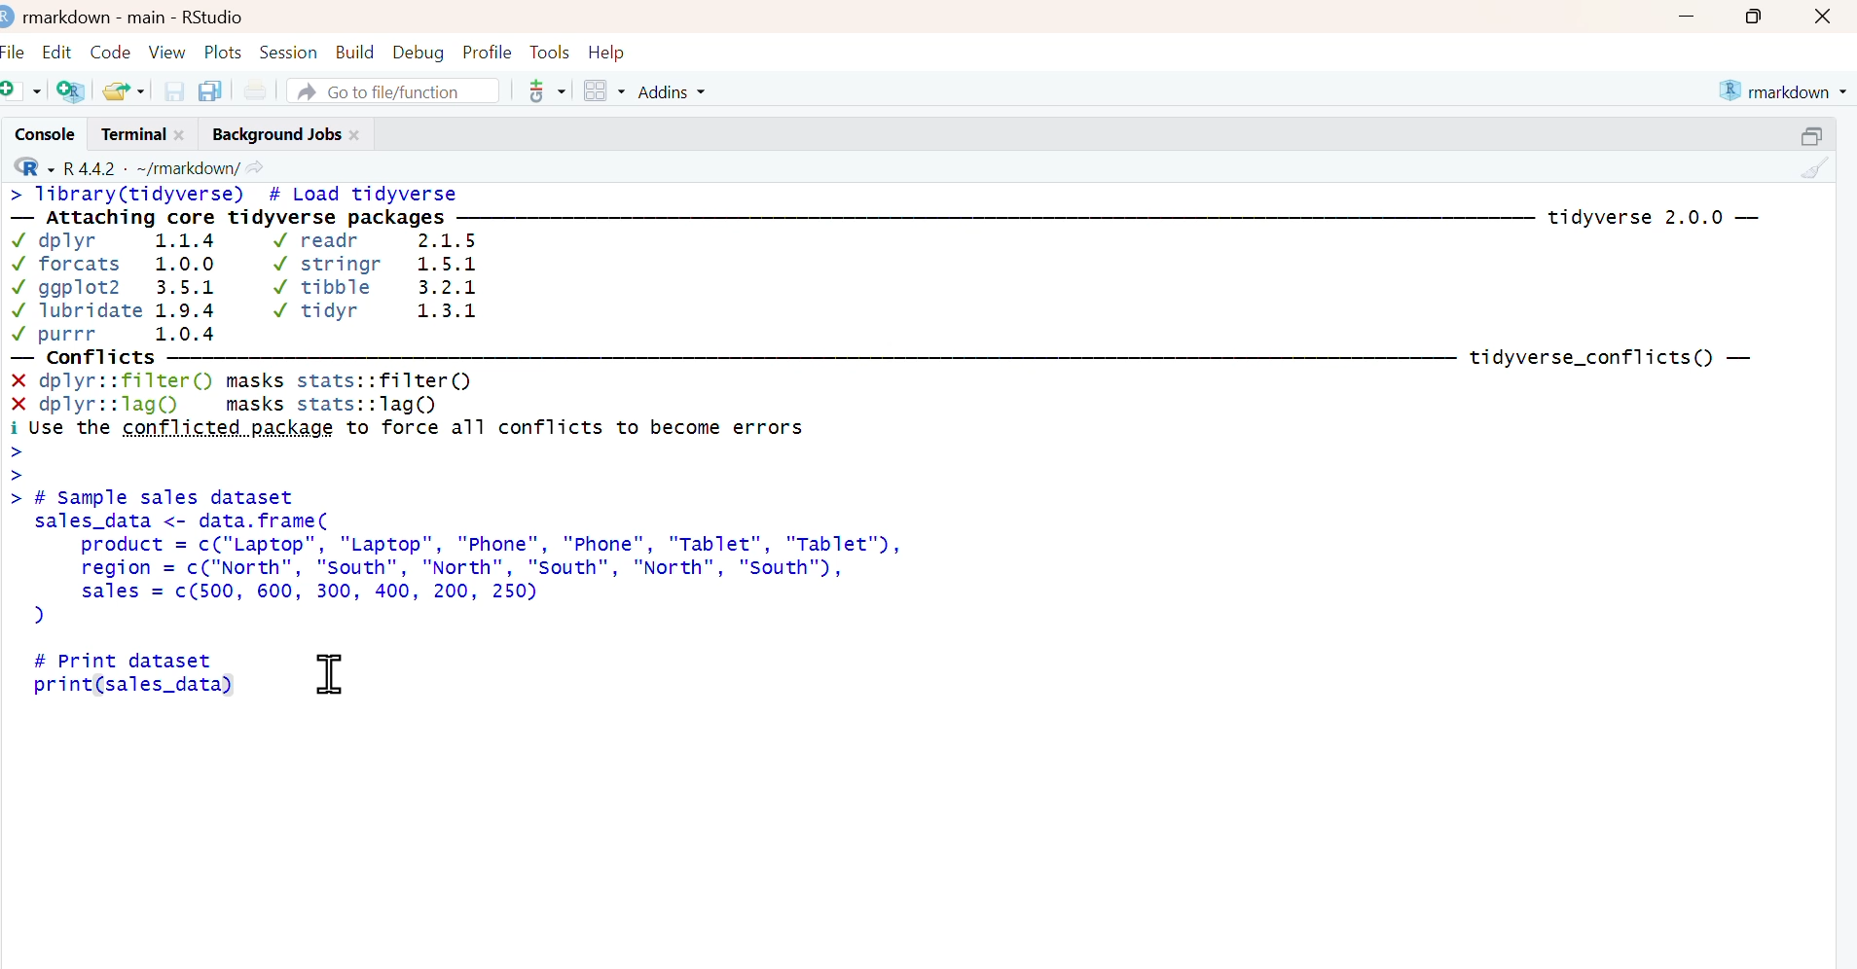 The height and width of the screenshot is (969, 1857). I want to click on close, so click(185, 133).